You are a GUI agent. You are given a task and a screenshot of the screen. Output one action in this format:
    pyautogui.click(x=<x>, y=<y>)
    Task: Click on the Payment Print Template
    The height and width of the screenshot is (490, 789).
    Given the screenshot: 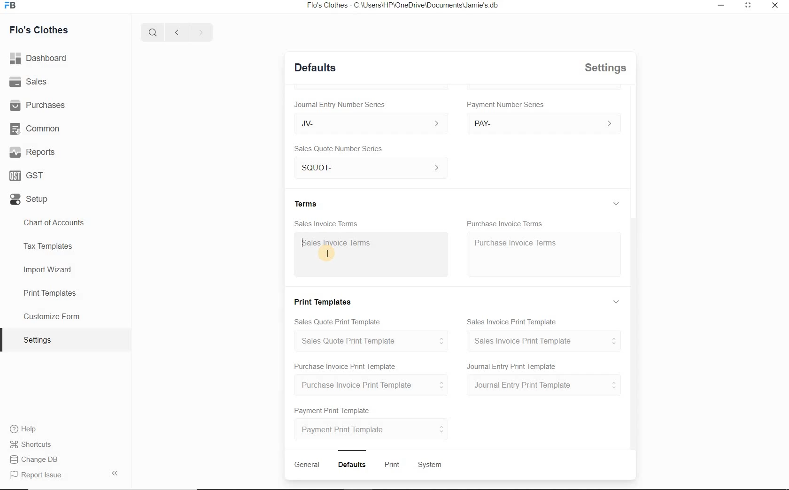 What is the action you would take?
    pyautogui.click(x=372, y=429)
    